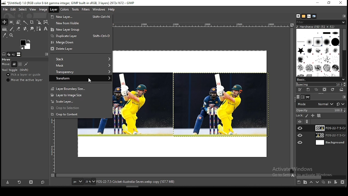 This screenshot has height=196, width=348. What do you see at coordinates (26, 22) in the screenshot?
I see `fuzzy select tool` at bounding box center [26, 22].